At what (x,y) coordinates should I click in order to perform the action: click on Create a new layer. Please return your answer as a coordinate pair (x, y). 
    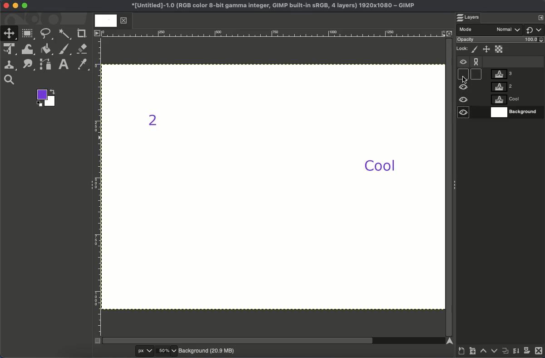
    Looking at the image, I should click on (461, 352).